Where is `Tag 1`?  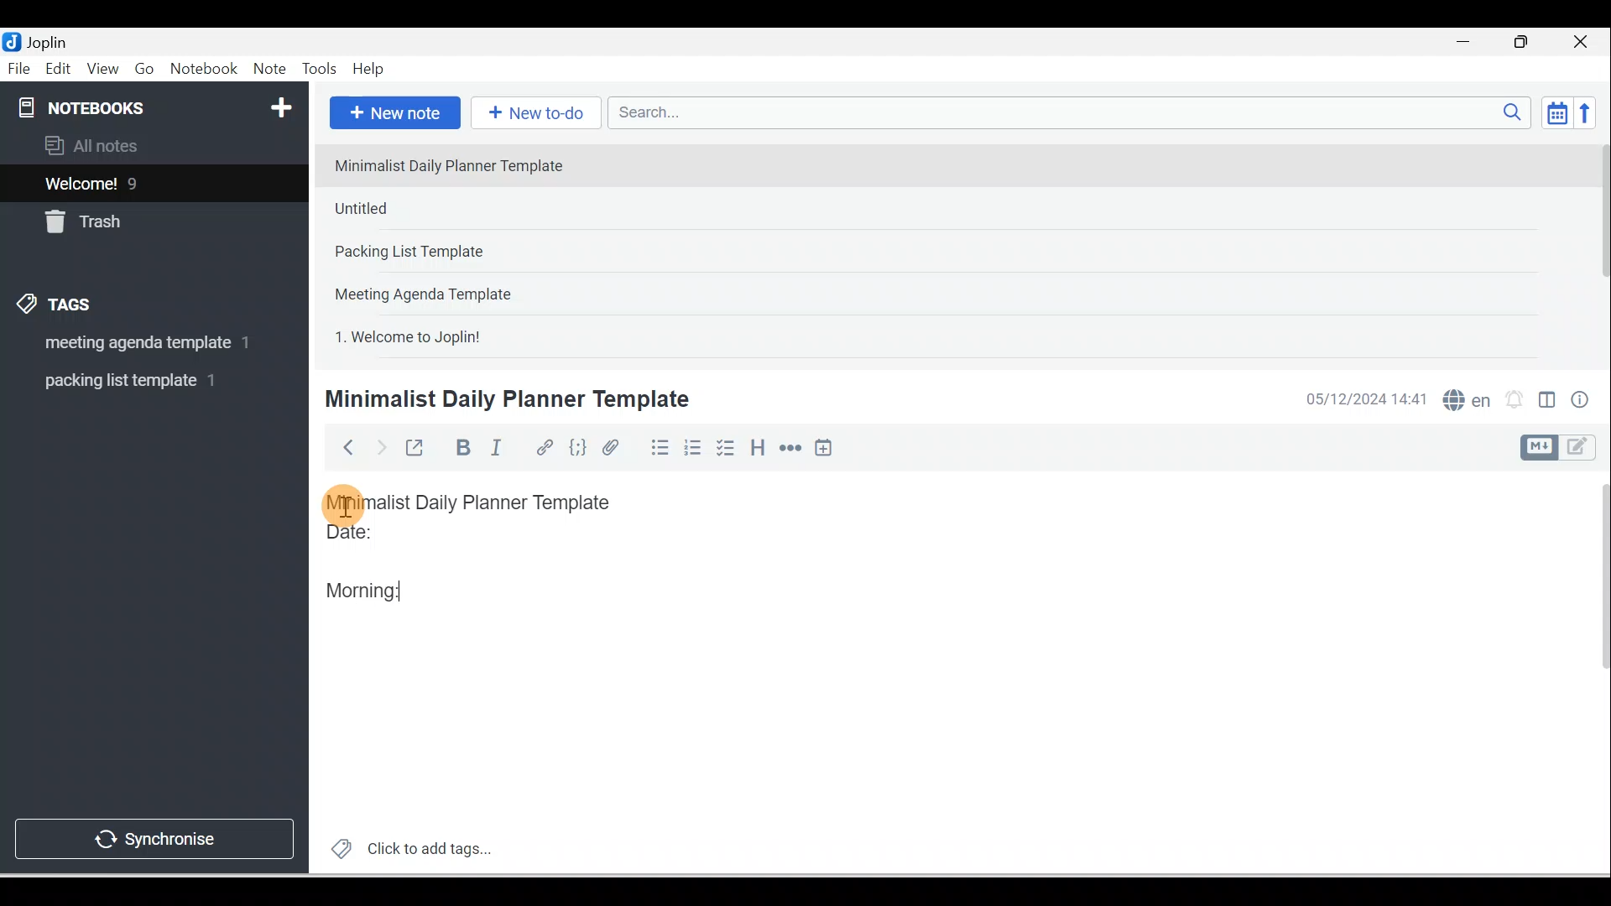 Tag 1 is located at coordinates (132, 344).